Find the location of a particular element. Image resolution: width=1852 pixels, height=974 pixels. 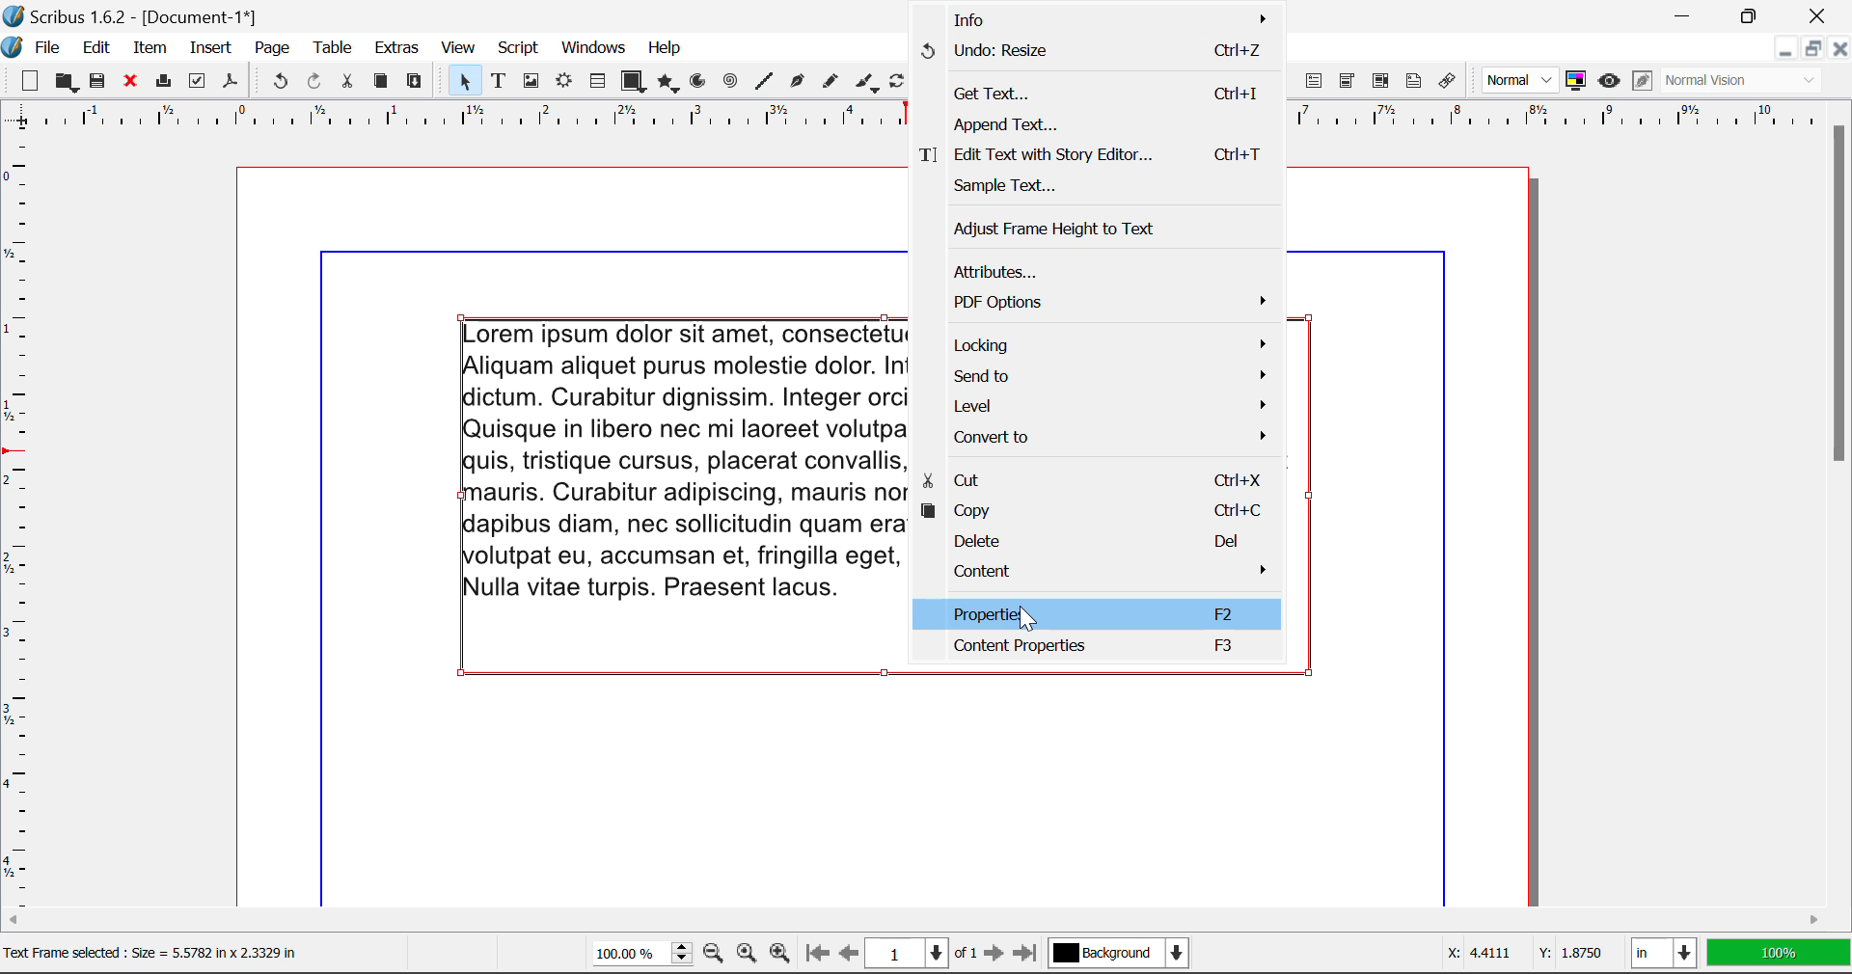

Rotate is located at coordinates (898, 81).